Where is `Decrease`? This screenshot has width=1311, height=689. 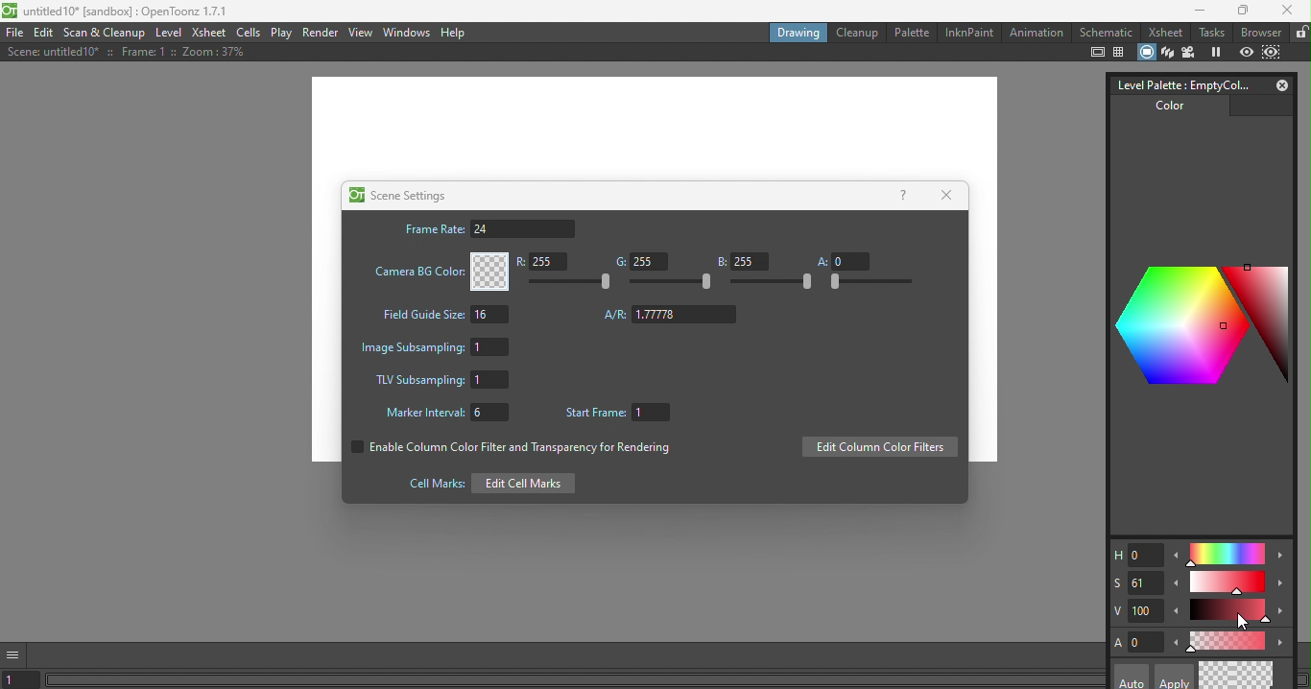 Decrease is located at coordinates (1178, 613).